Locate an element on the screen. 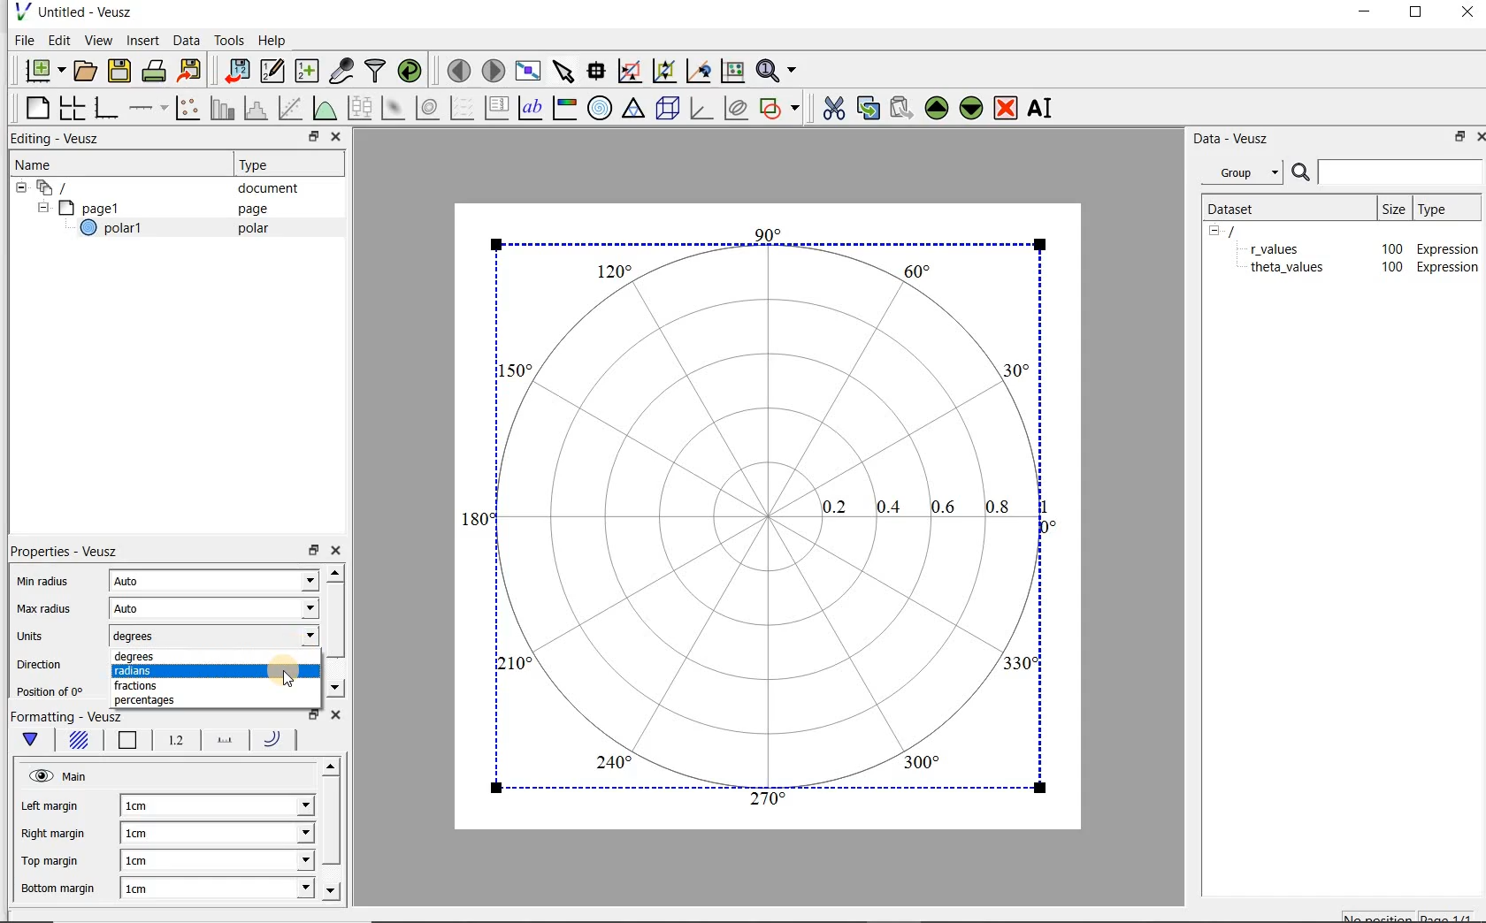 This screenshot has width=1486, height=923. restore down is located at coordinates (308, 548).